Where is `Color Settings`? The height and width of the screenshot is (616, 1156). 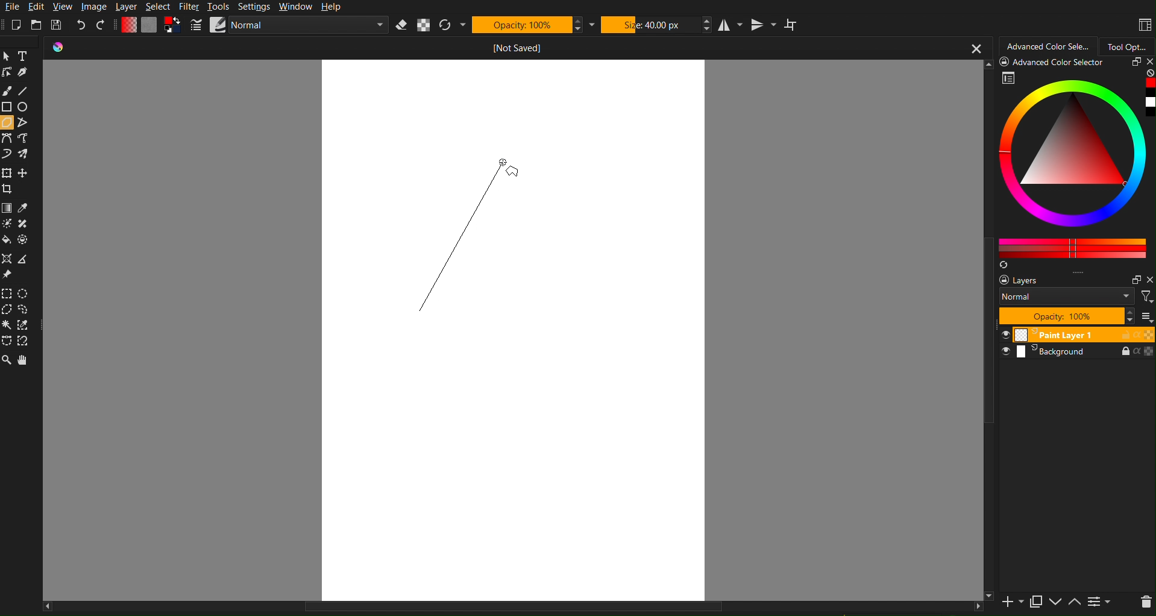 Color Settings is located at coordinates (149, 25).